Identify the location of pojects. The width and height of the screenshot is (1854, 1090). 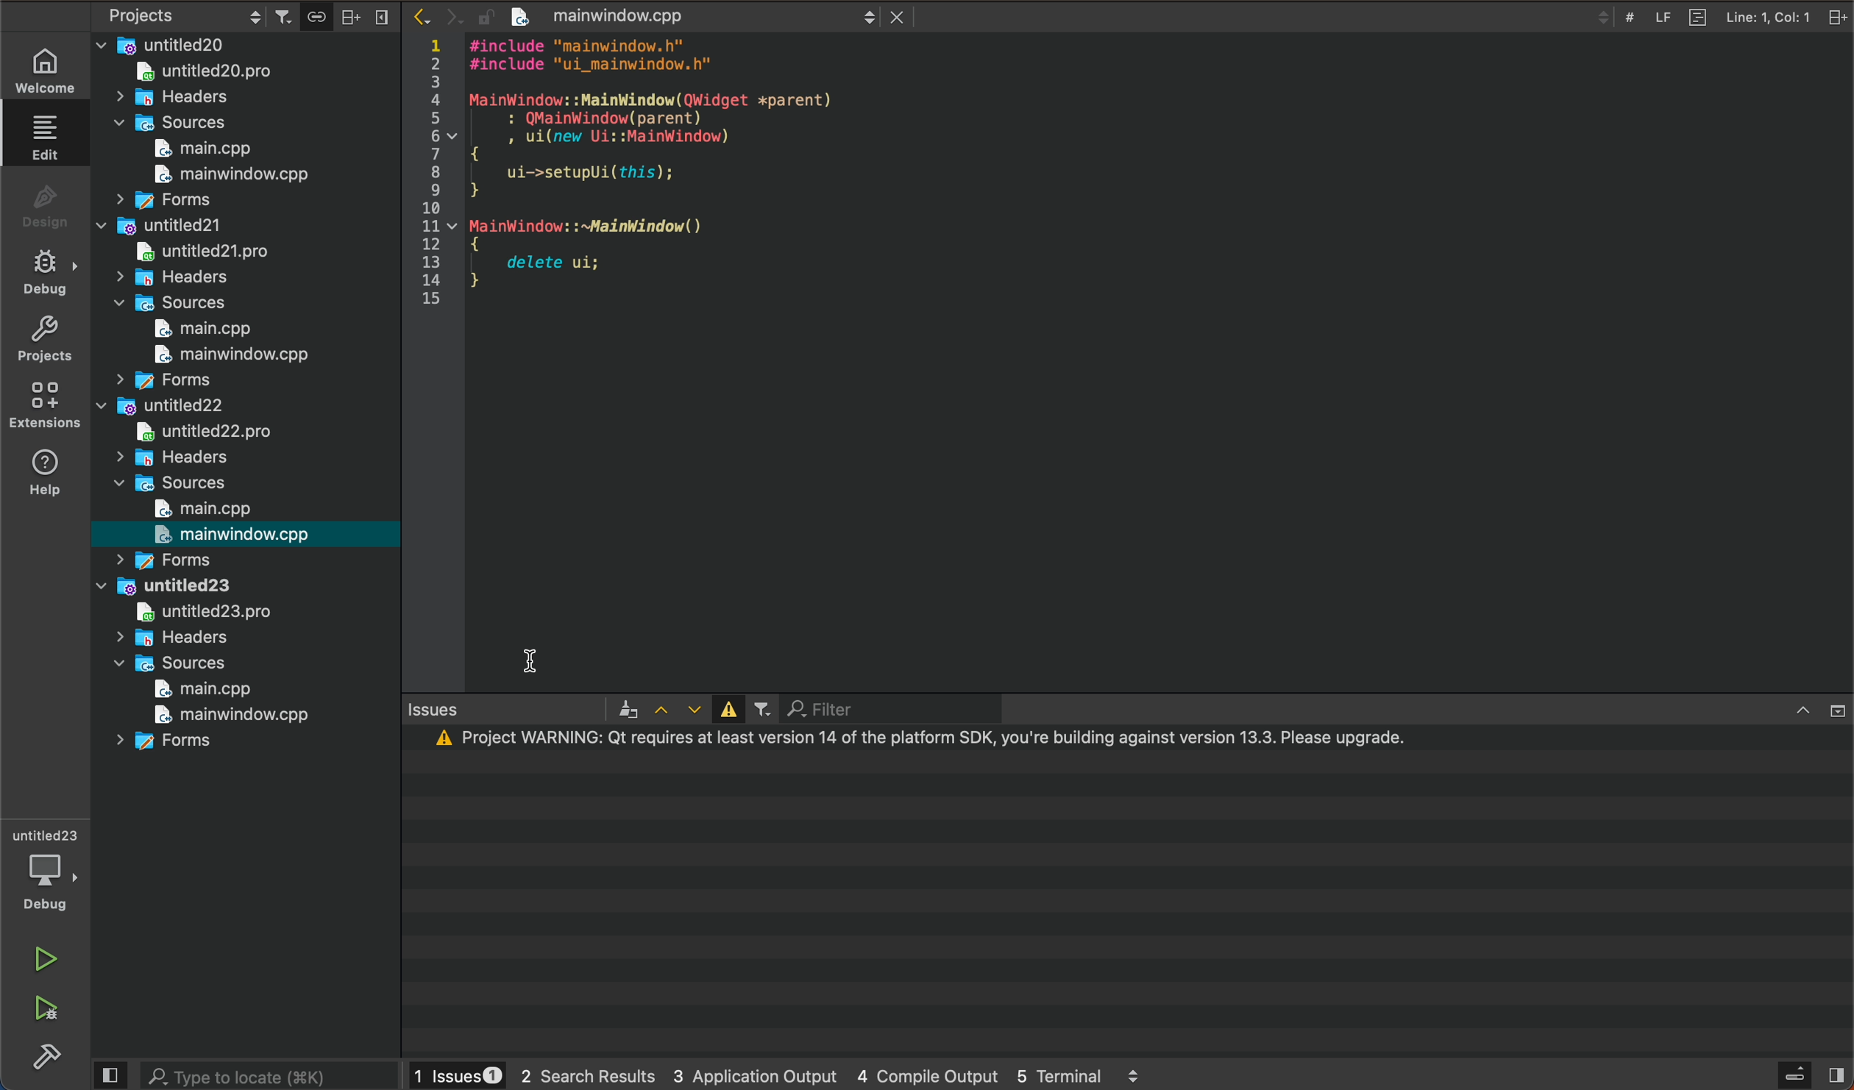
(181, 18).